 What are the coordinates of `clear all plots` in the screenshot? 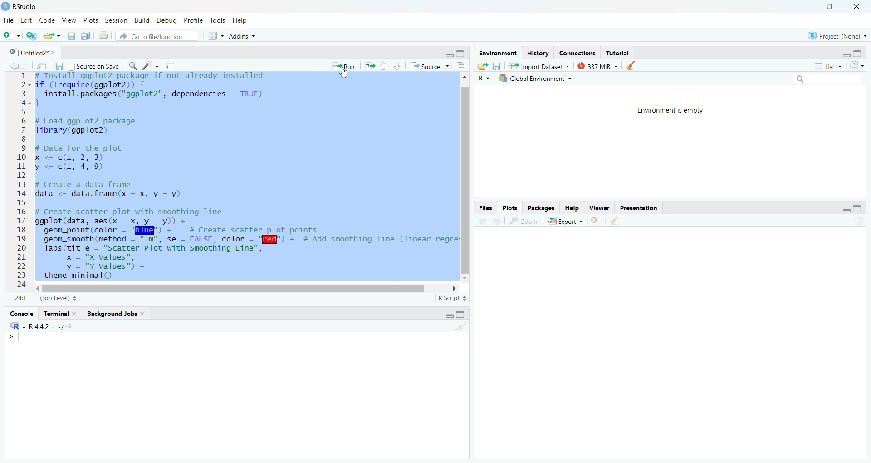 It's located at (614, 221).